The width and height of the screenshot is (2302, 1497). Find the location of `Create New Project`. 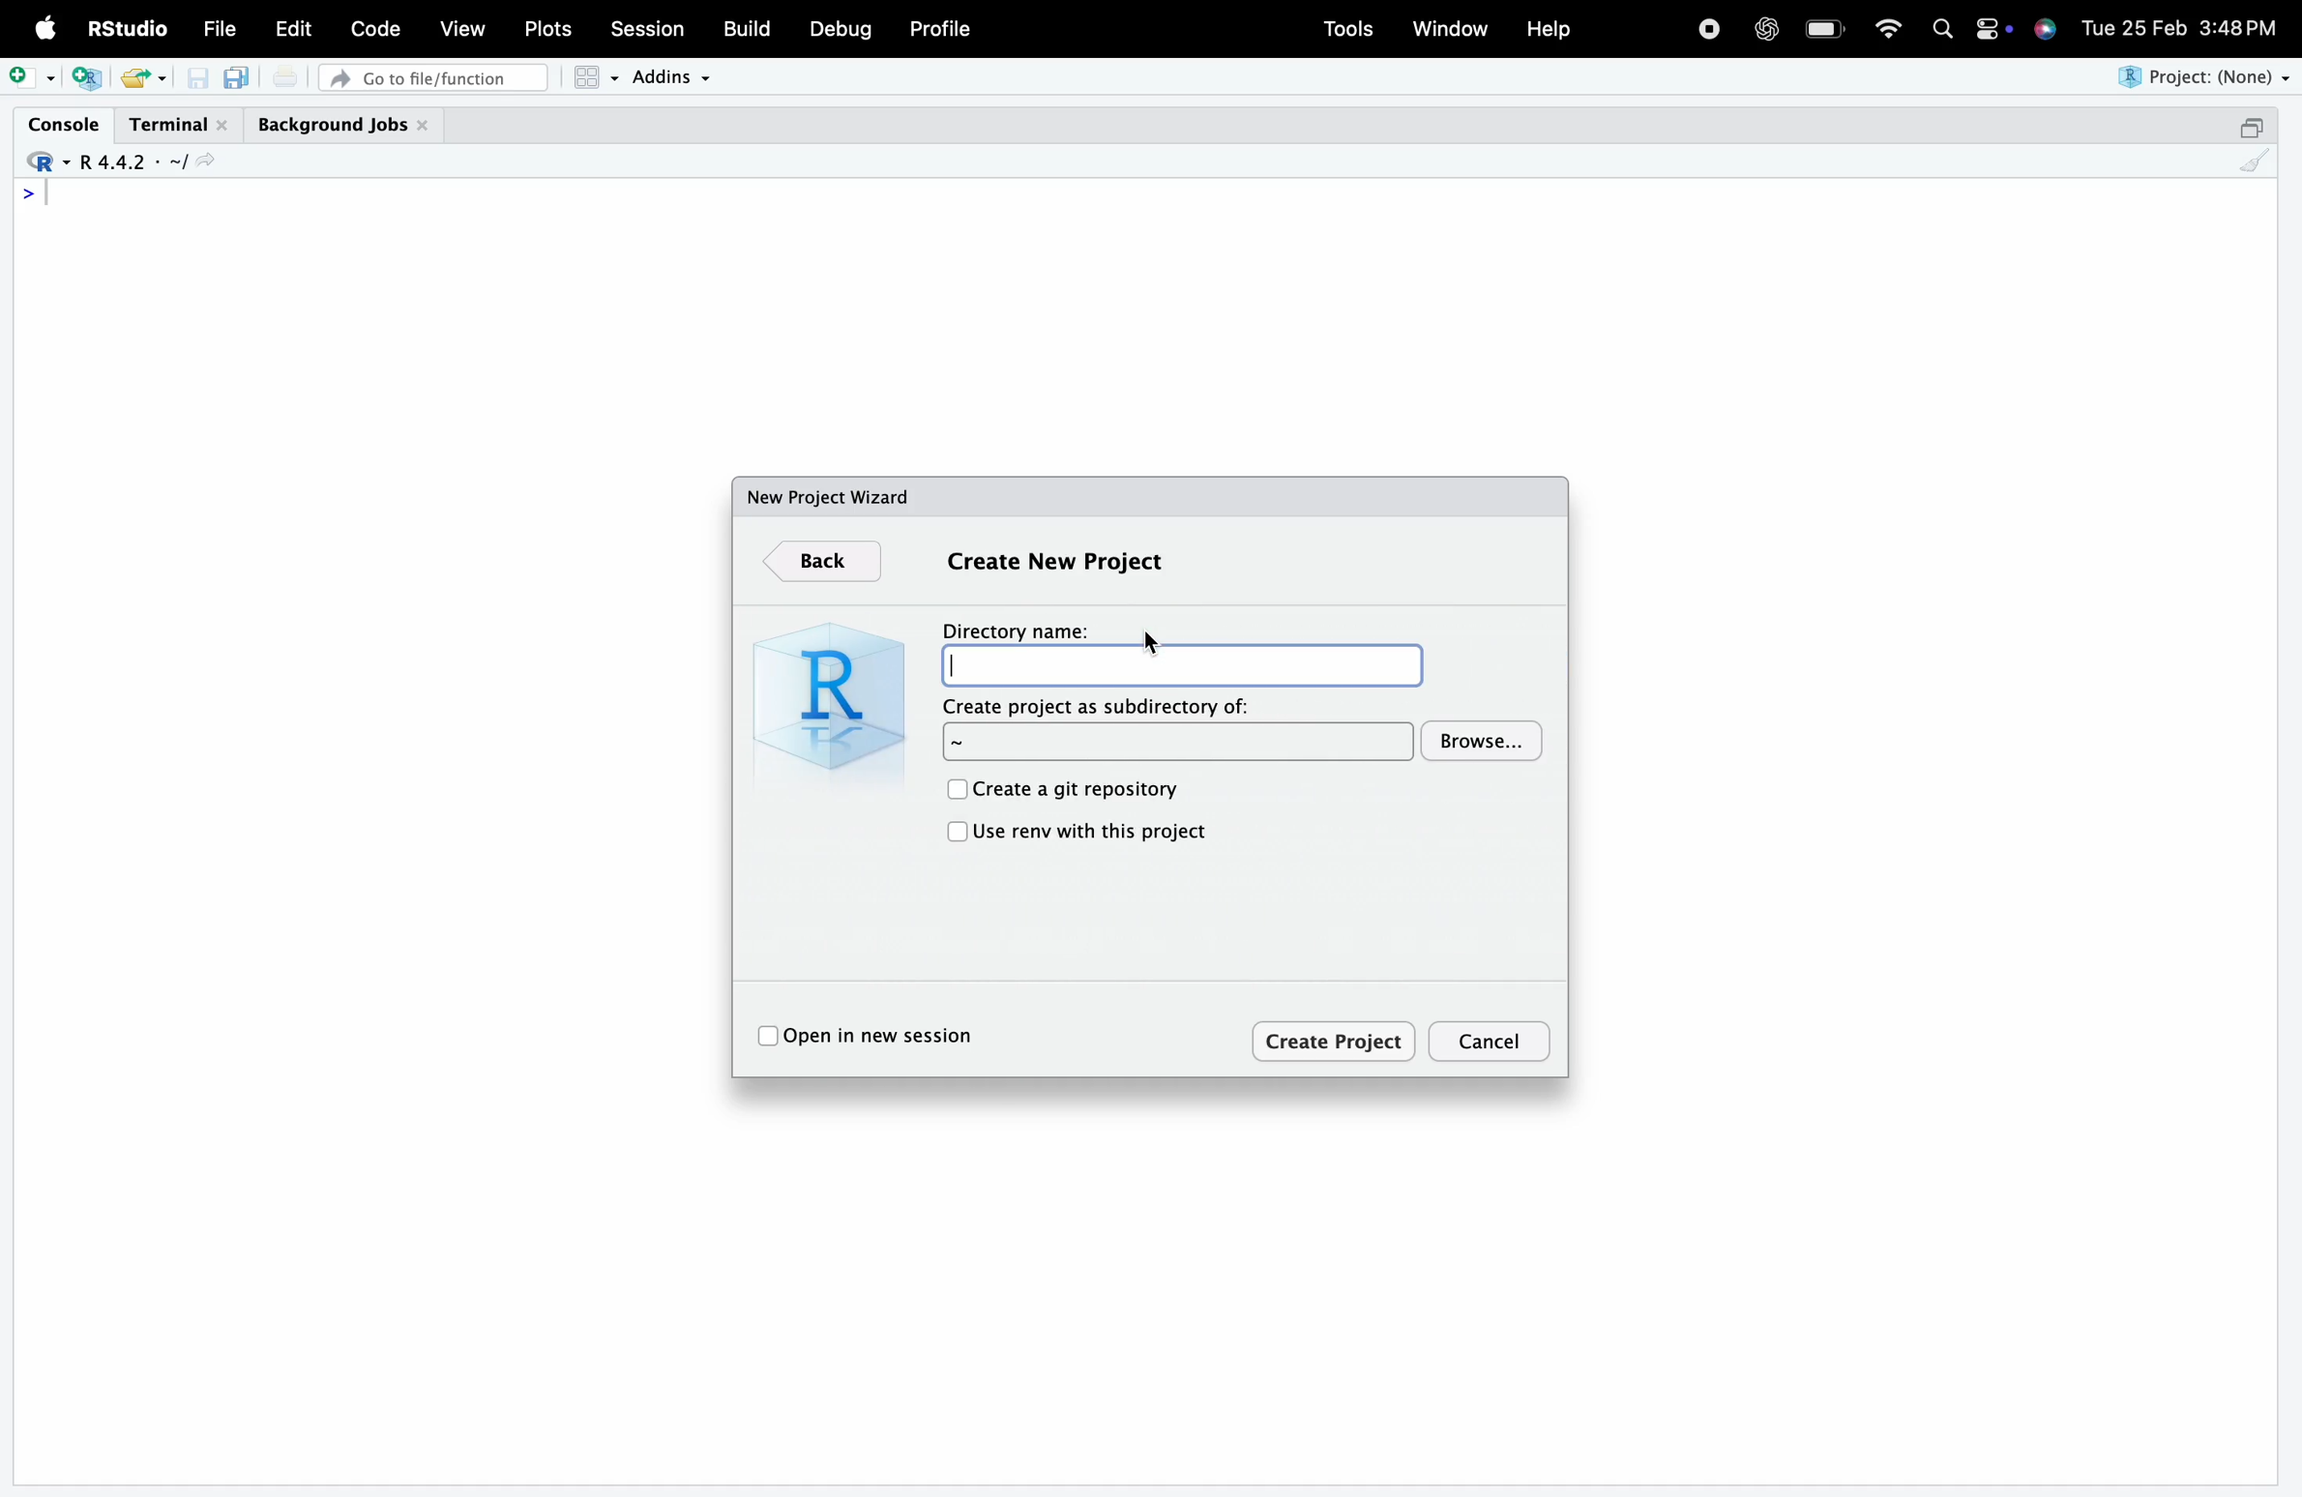

Create New Project is located at coordinates (1054, 562).